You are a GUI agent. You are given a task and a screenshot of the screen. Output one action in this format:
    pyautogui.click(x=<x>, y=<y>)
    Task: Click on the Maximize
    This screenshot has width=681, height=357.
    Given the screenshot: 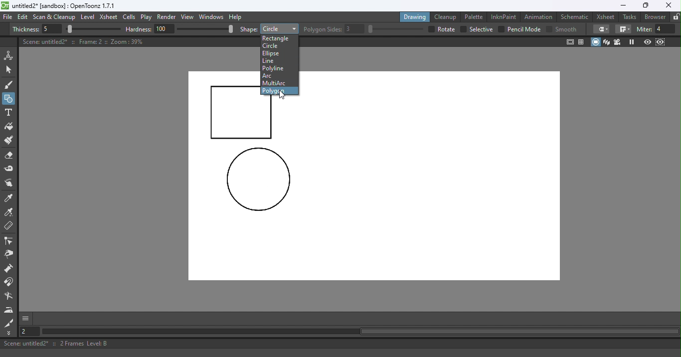 What is the action you would take?
    pyautogui.click(x=644, y=6)
    